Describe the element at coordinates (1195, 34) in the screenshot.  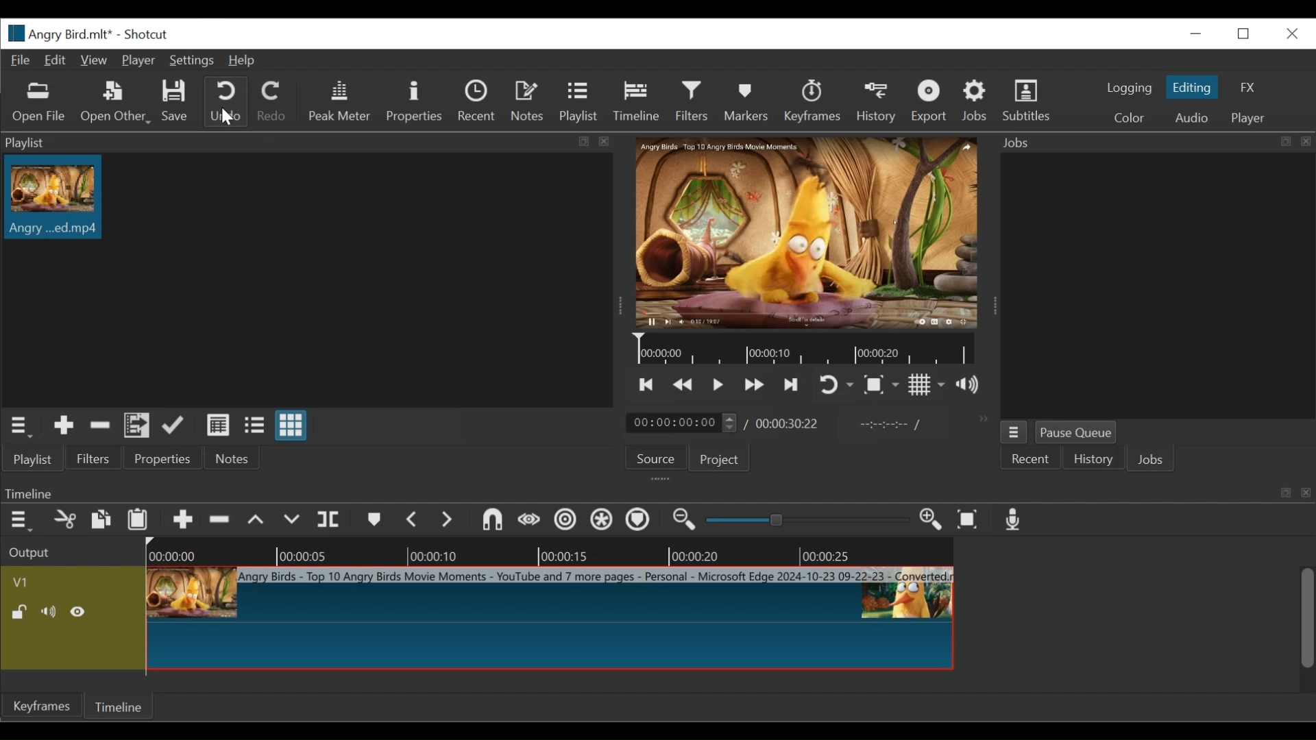
I see `minimize` at that location.